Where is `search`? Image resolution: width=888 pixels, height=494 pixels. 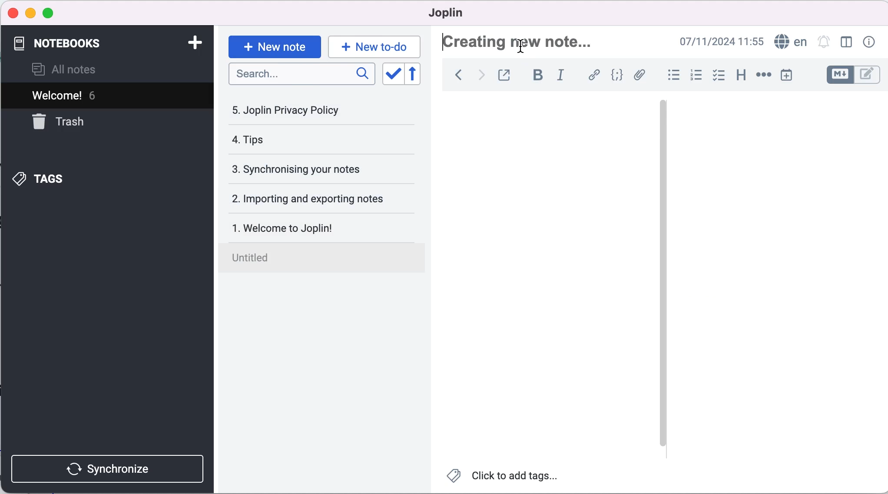 search is located at coordinates (302, 77).